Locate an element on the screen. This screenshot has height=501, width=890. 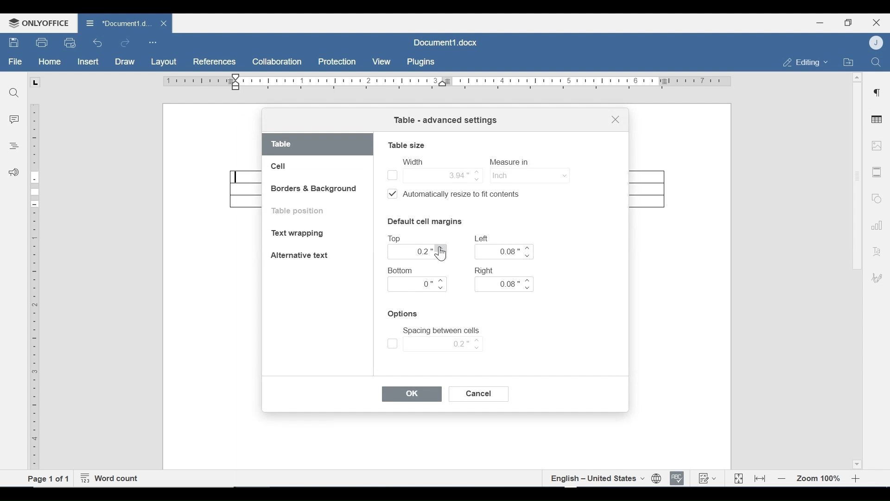
0 is located at coordinates (418, 284).